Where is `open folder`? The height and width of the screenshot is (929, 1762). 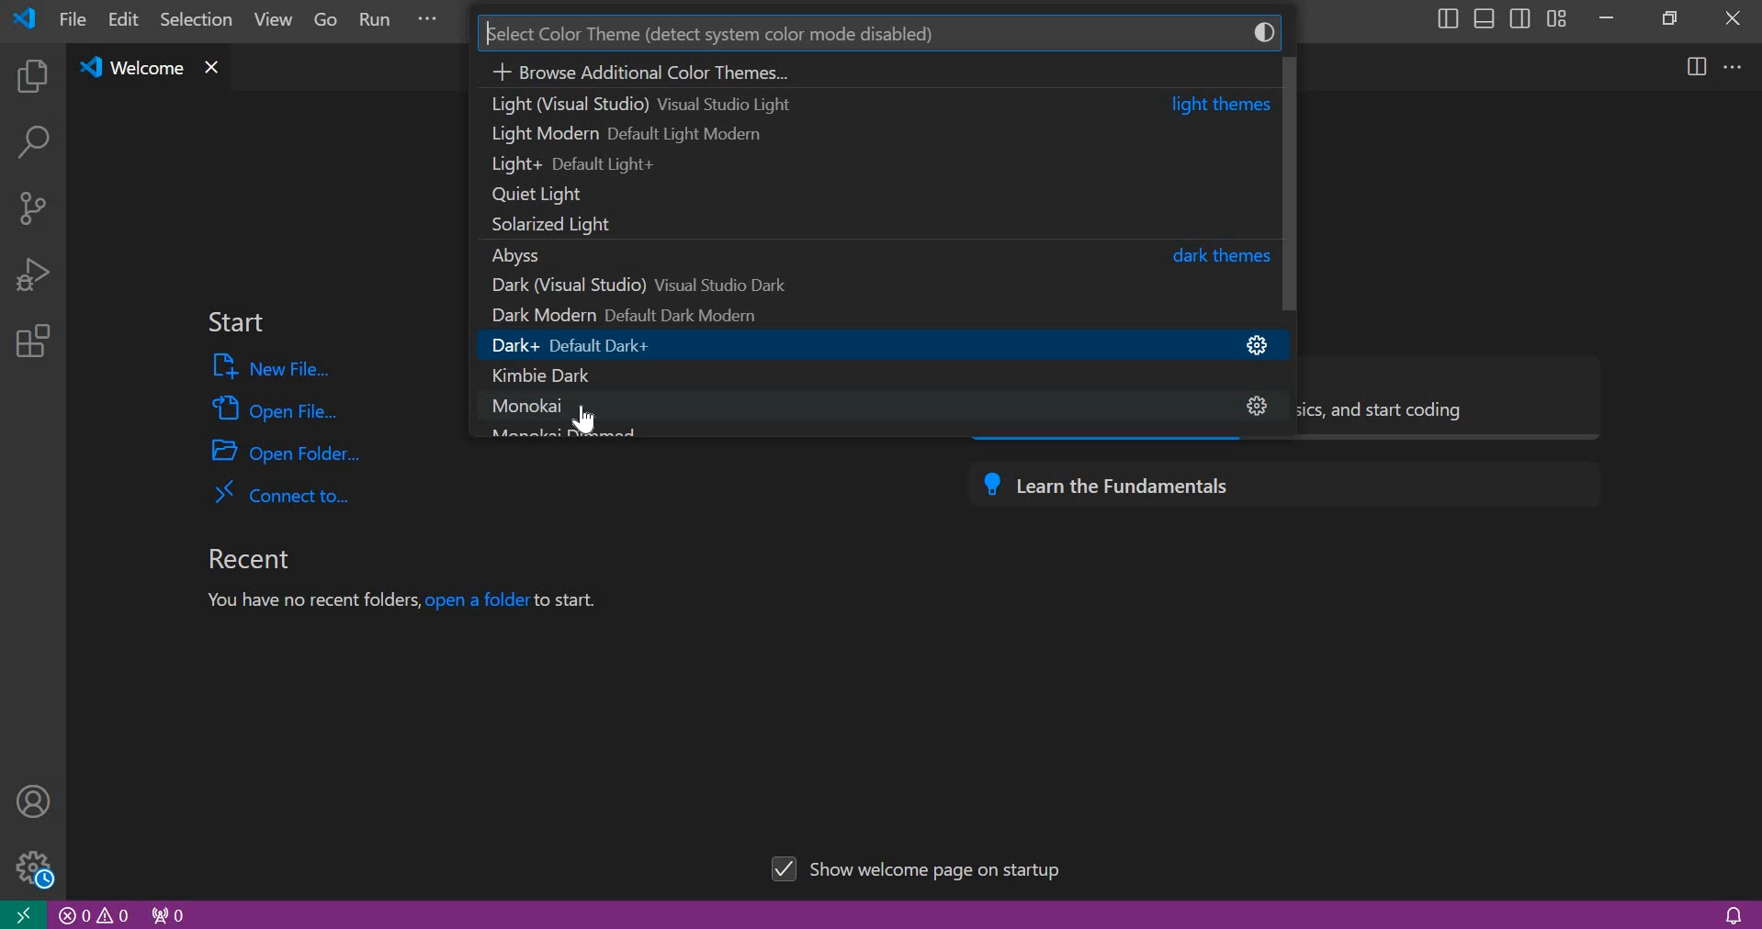
open folder is located at coordinates (288, 450).